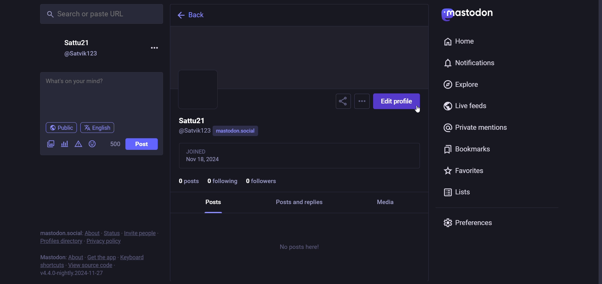 This screenshot has width=602, height=284. What do you see at coordinates (114, 144) in the screenshot?
I see `500` at bounding box center [114, 144].